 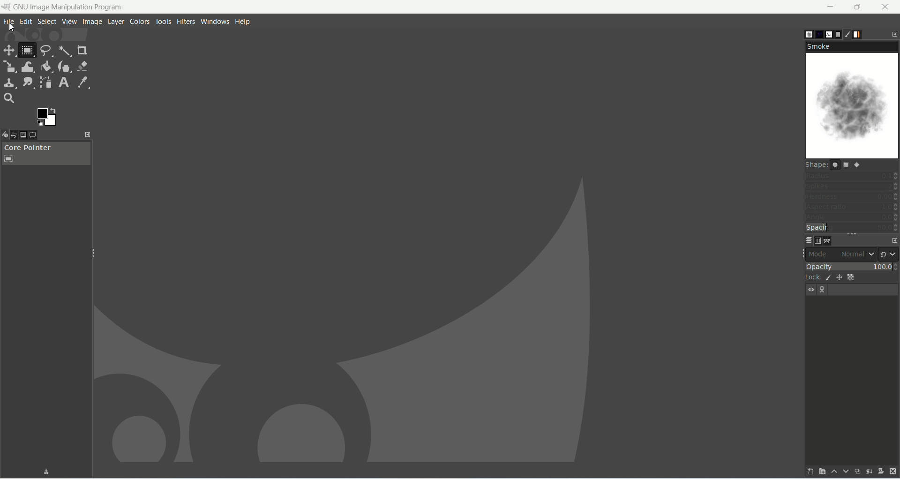 What do you see at coordinates (894, 240) in the screenshot?
I see `configure this tab` at bounding box center [894, 240].